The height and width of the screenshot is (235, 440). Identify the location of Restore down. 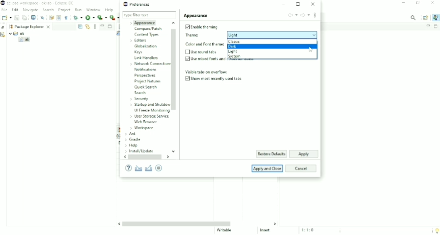
(419, 3).